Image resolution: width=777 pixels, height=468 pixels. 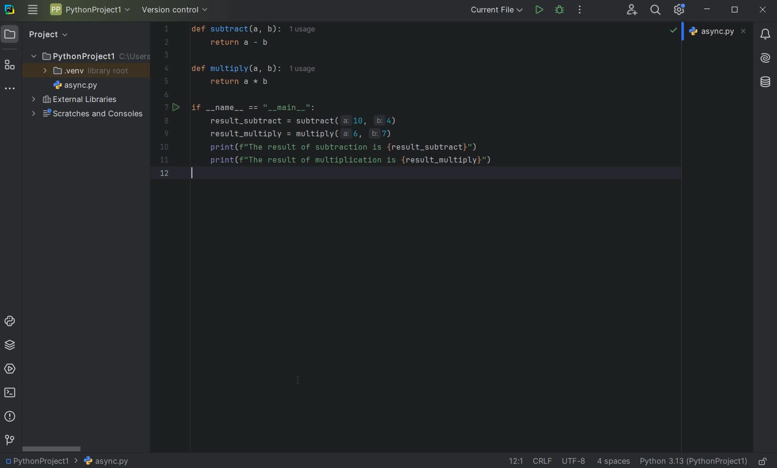 I want to click on cursor, so click(x=191, y=174).